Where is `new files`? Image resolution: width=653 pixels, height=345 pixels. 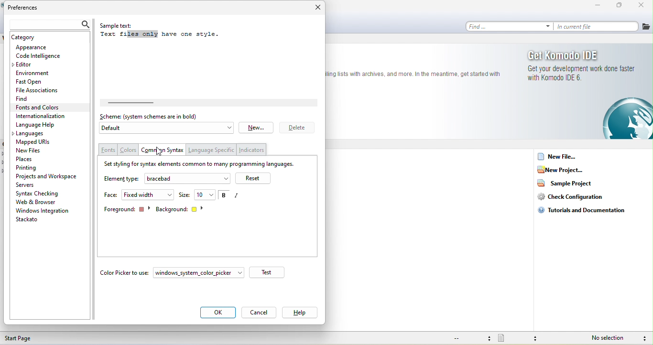
new files is located at coordinates (31, 151).